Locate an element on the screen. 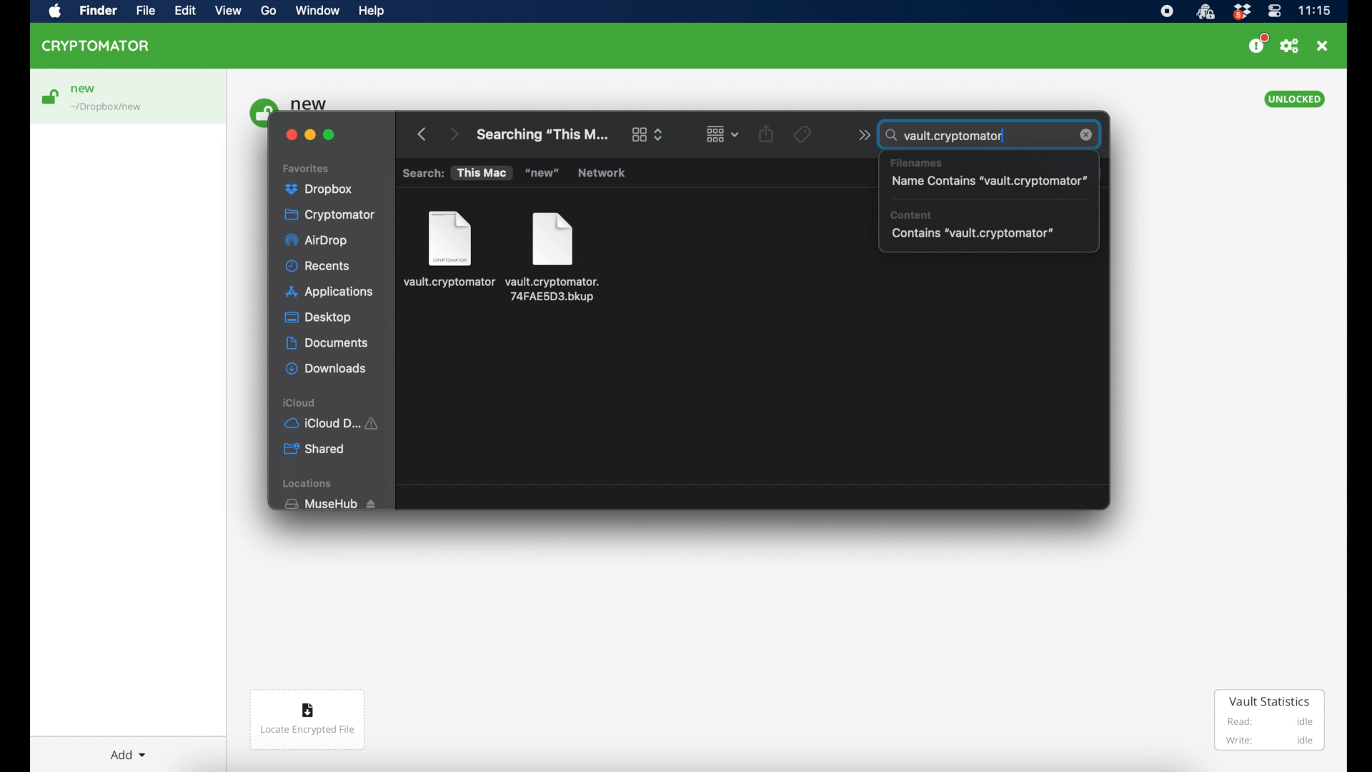 This screenshot has width=1372, height=772. edit is located at coordinates (185, 11).